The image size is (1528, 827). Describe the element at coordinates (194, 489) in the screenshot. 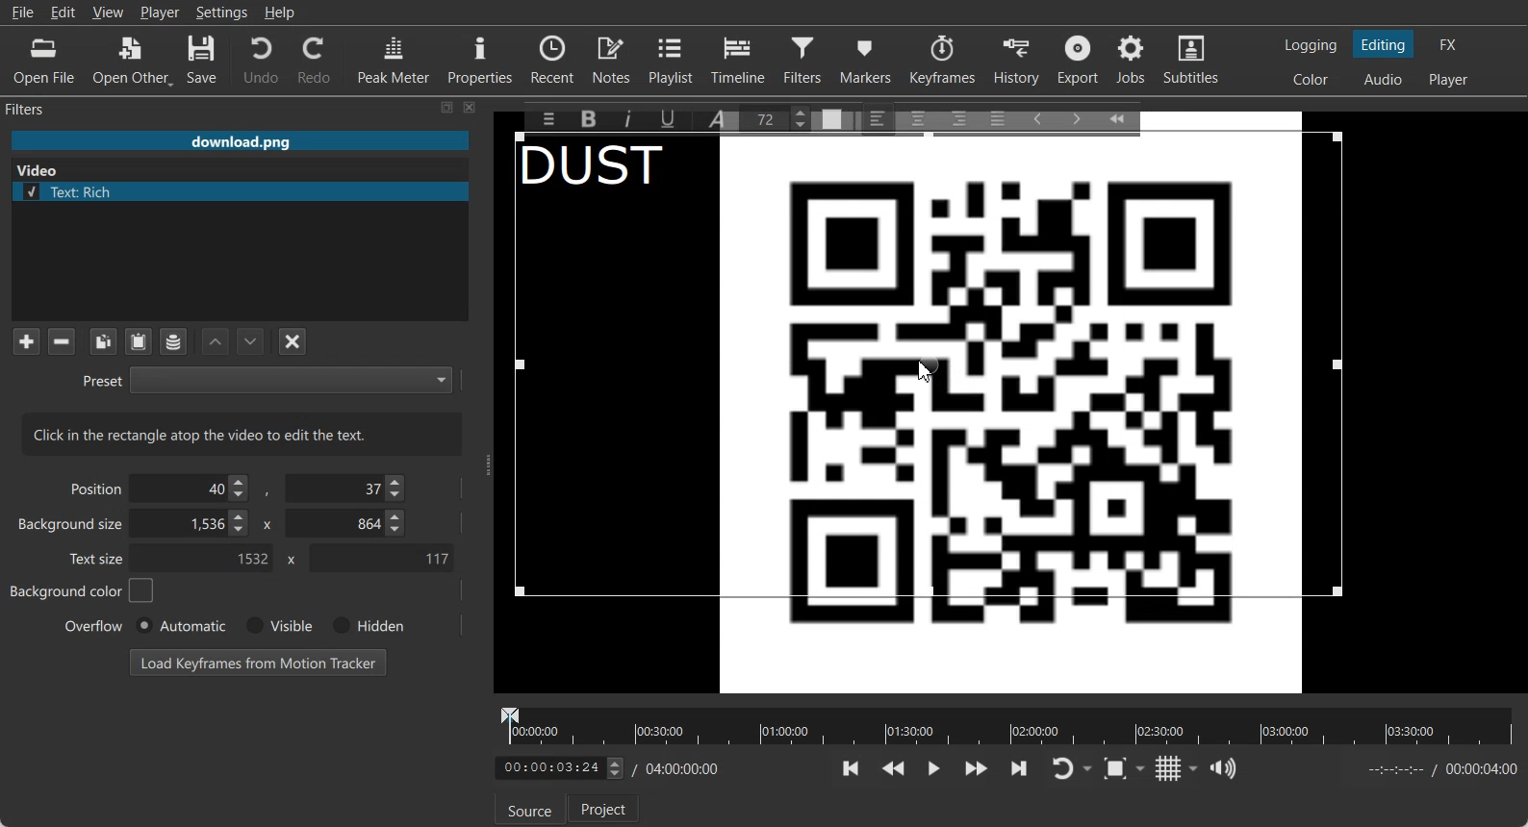

I see `Position Adjuster X- Coordinate` at that location.